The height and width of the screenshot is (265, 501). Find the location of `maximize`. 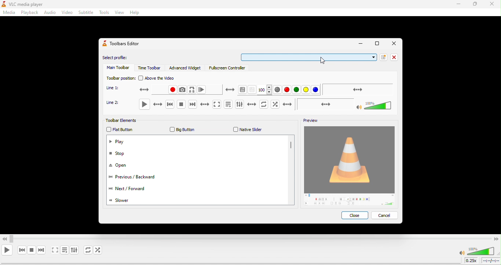

maximize is located at coordinates (376, 43).